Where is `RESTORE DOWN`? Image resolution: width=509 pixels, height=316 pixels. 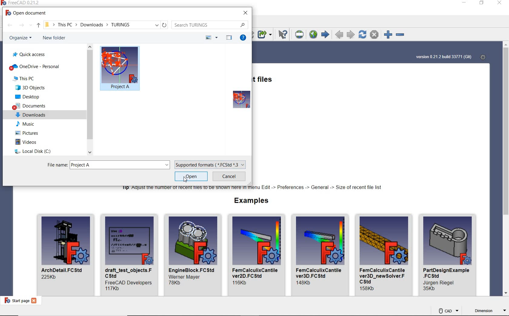 RESTORE DOWN is located at coordinates (482, 3).